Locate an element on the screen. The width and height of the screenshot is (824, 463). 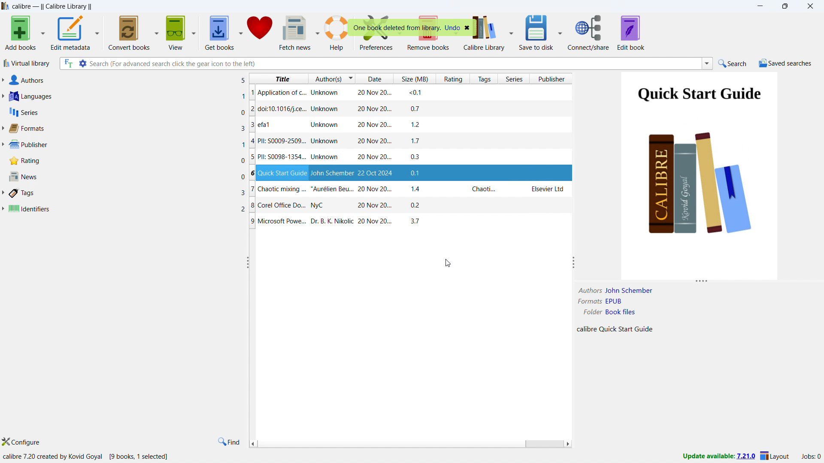
active jobs is located at coordinates (811, 457).